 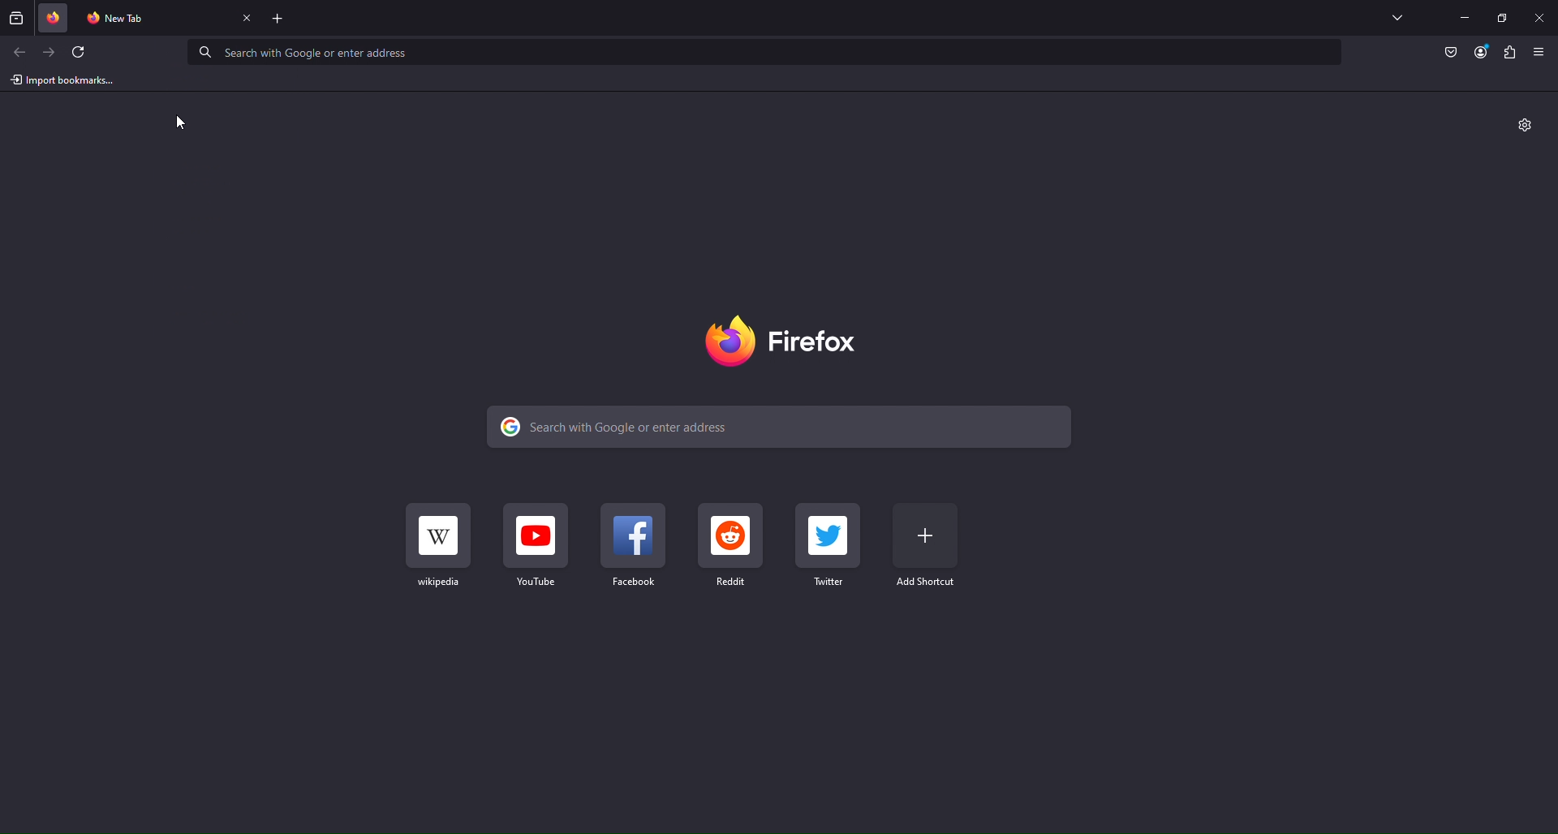 I want to click on Youtube Shortcut, so click(x=540, y=546).